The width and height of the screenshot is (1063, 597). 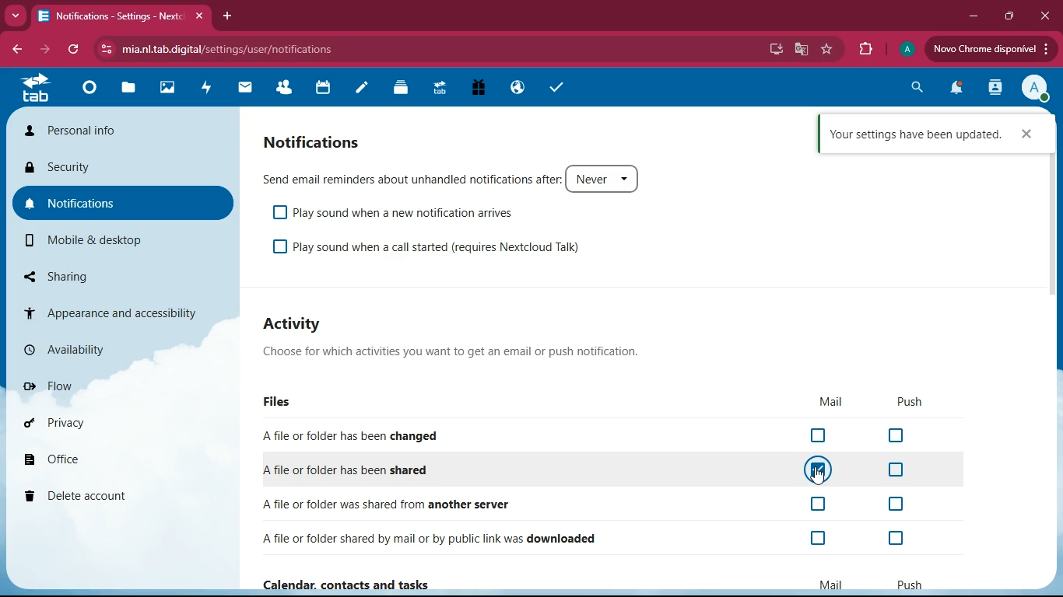 I want to click on layers, so click(x=397, y=89).